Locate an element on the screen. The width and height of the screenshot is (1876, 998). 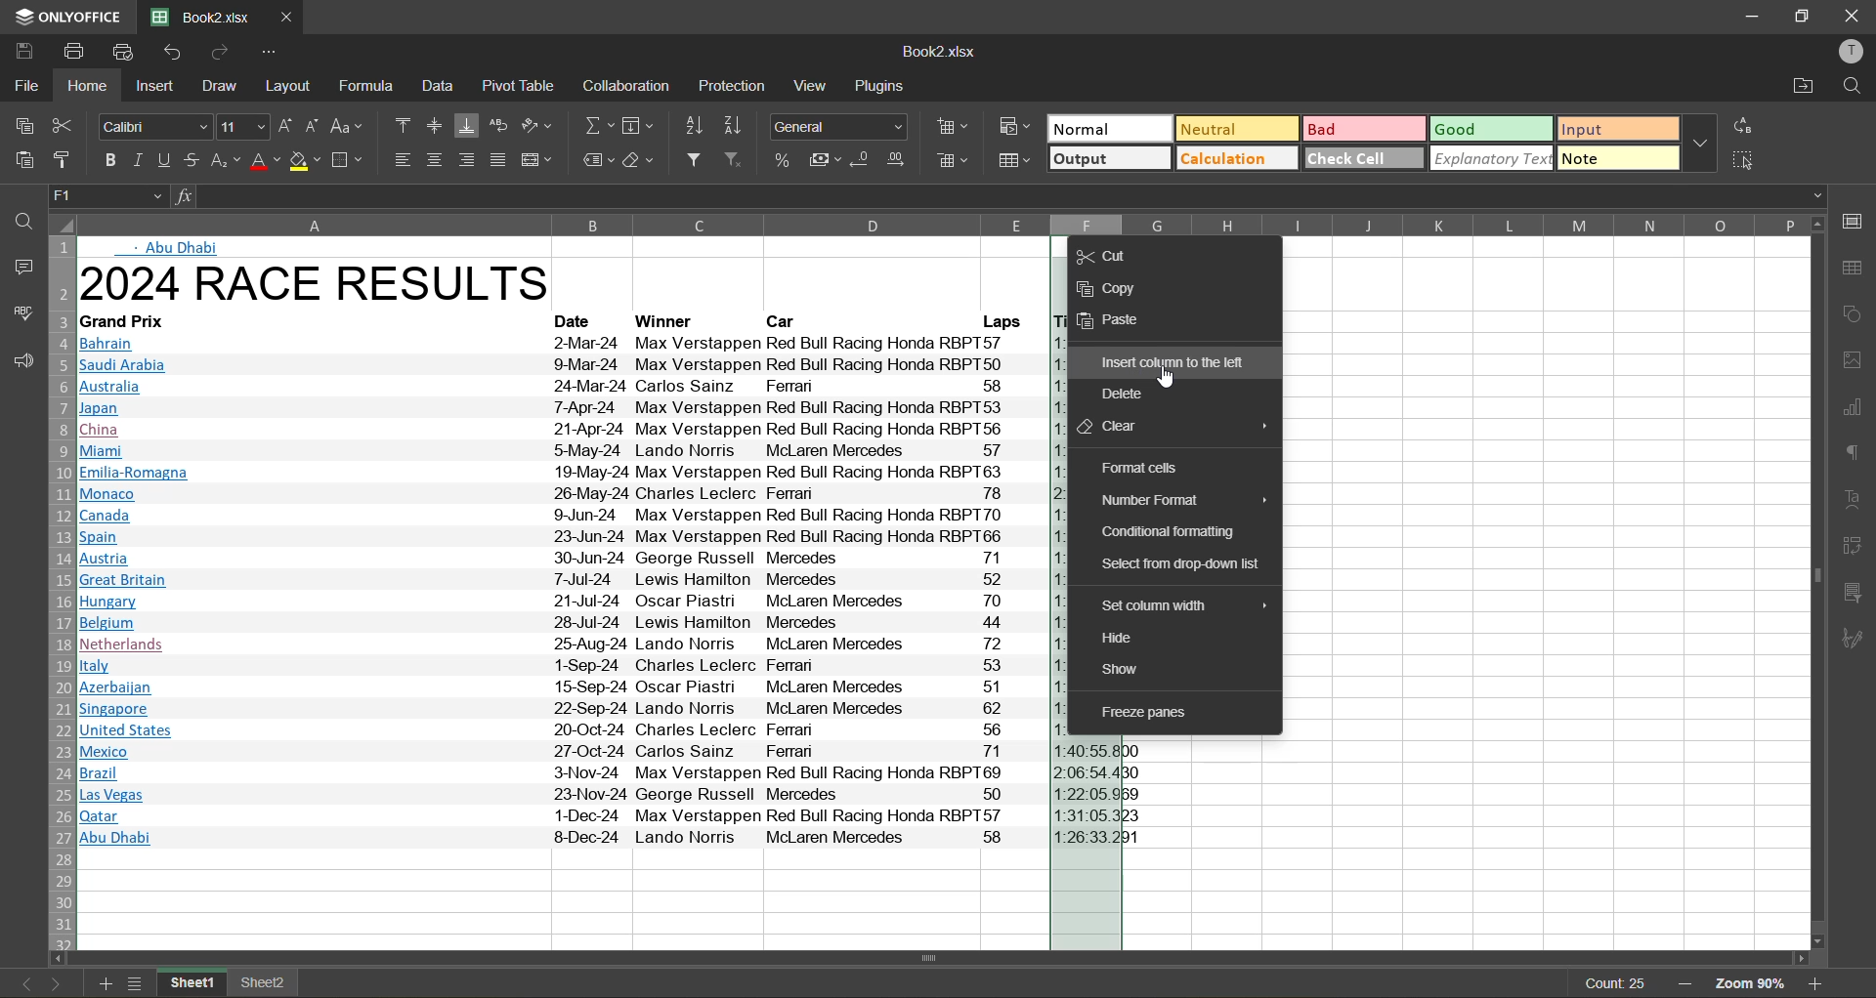
move up is located at coordinates (1819, 223).